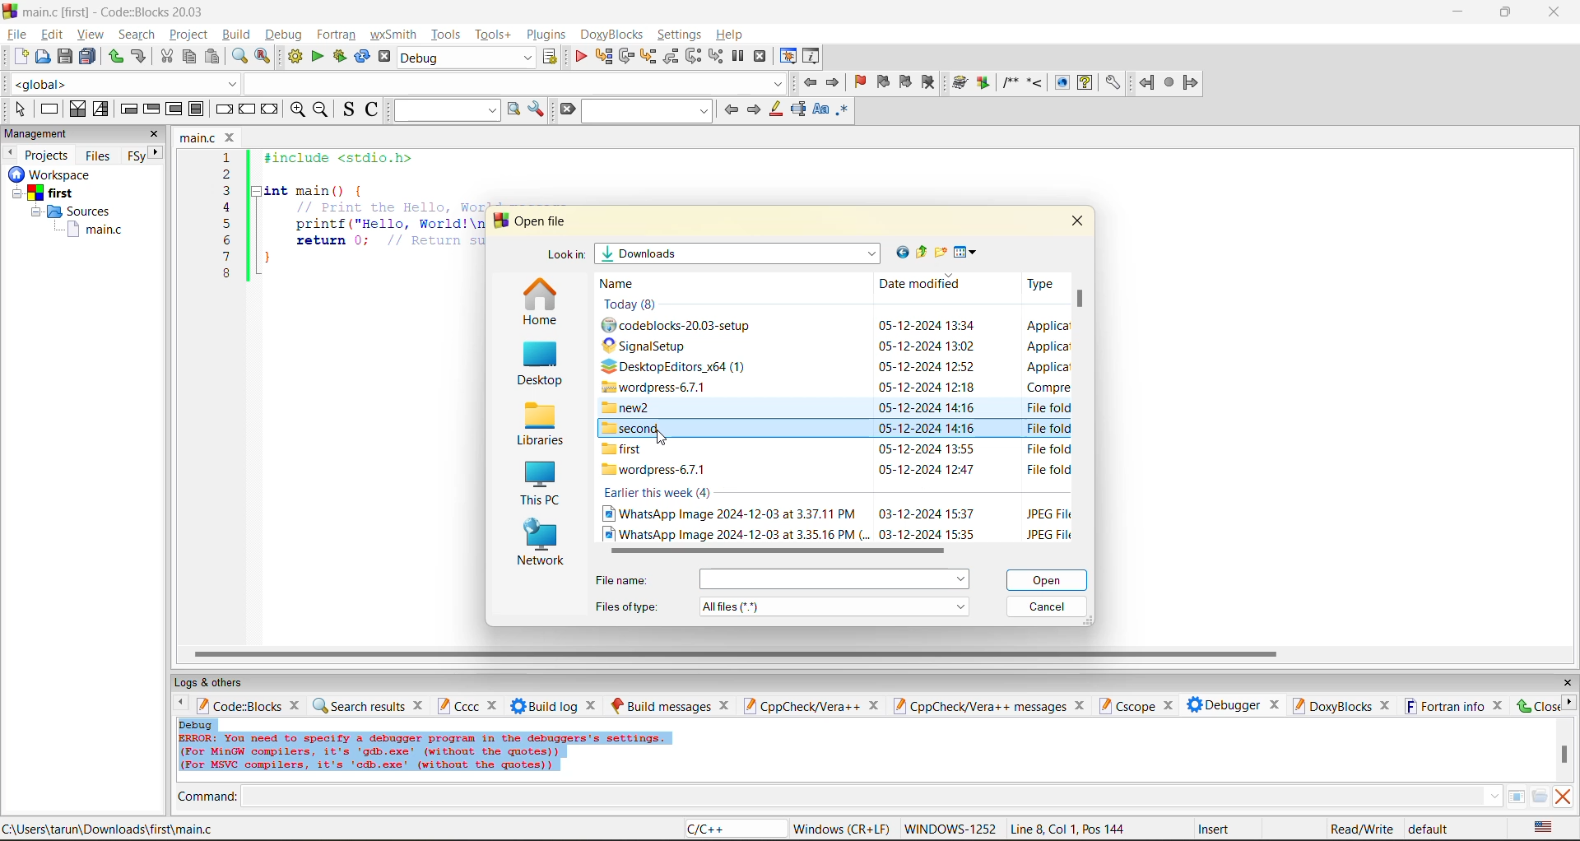 Image resolution: width=1580 pixels, height=841 pixels. What do you see at coordinates (1506, 11) in the screenshot?
I see `resize` at bounding box center [1506, 11].